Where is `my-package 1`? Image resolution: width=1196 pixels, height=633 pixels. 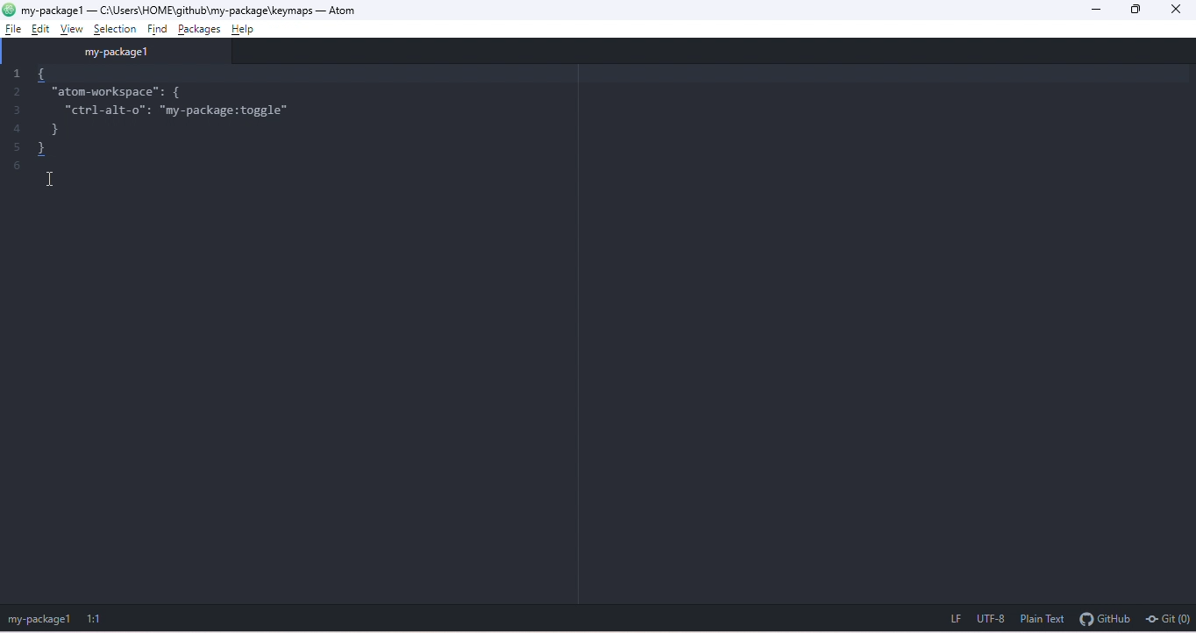
my-package 1 is located at coordinates (37, 619).